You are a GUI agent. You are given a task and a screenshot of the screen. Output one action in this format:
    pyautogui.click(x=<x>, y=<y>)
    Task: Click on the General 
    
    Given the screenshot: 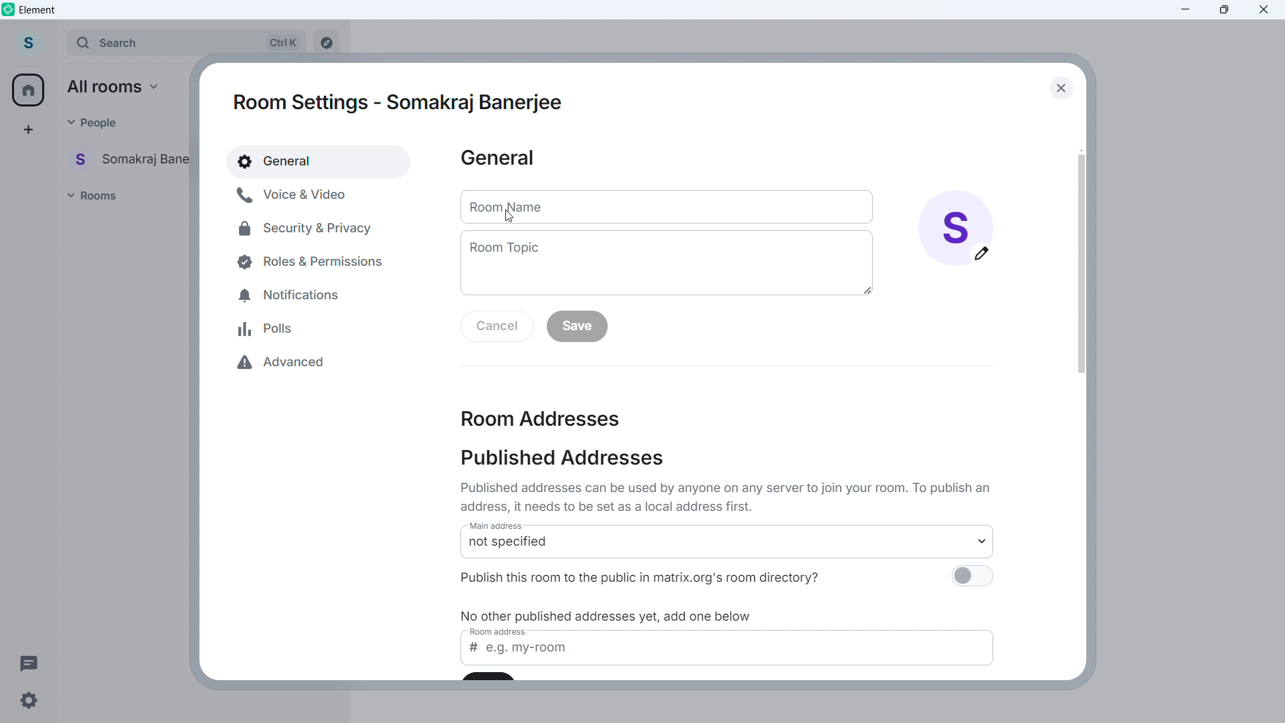 What is the action you would take?
    pyautogui.click(x=319, y=161)
    